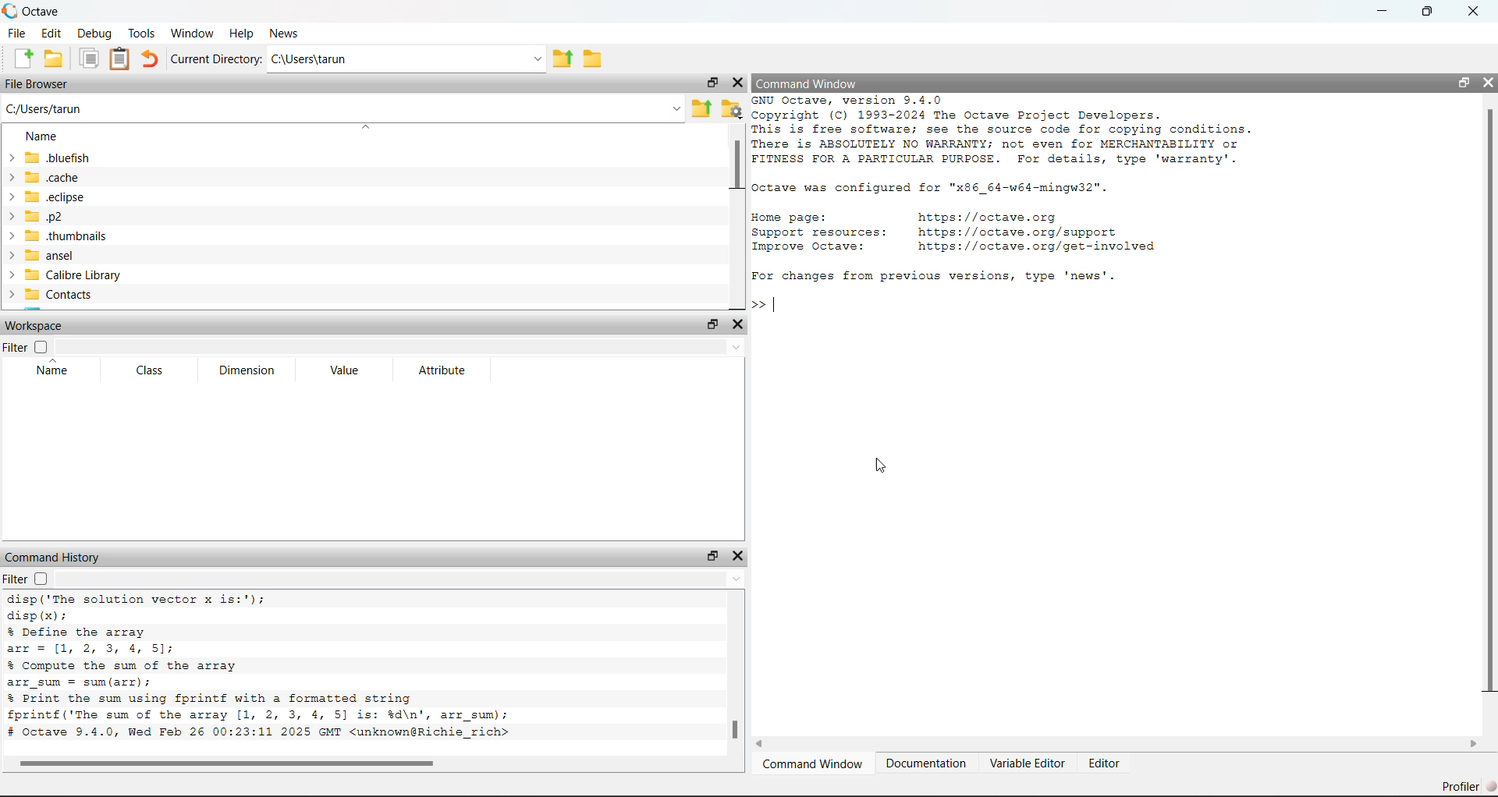  Describe the element at coordinates (409, 60) in the screenshot. I see `C:\Users\tarun ` at that location.